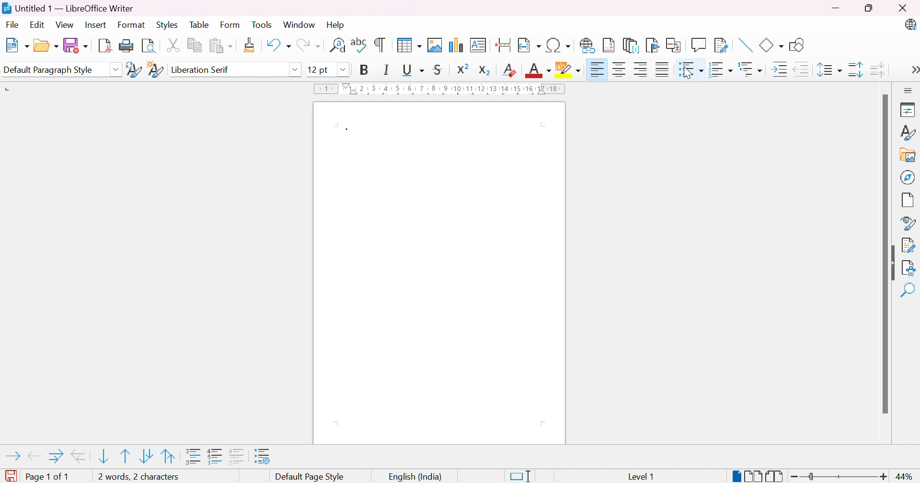 This screenshot has height=483, width=920. Describe the element at coordinates (641, 69) in the screenshot. I see `Align left` at that location.